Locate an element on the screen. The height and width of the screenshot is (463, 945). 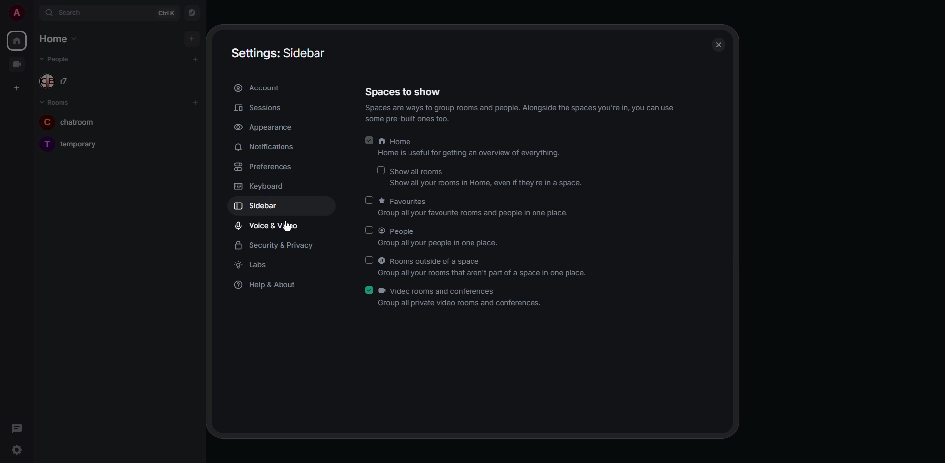
r7 is located at coordinates (58, 82).